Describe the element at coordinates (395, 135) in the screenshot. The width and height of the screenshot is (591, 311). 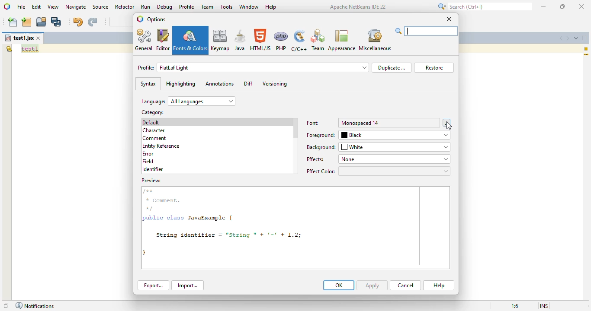
I see `black` at that location.